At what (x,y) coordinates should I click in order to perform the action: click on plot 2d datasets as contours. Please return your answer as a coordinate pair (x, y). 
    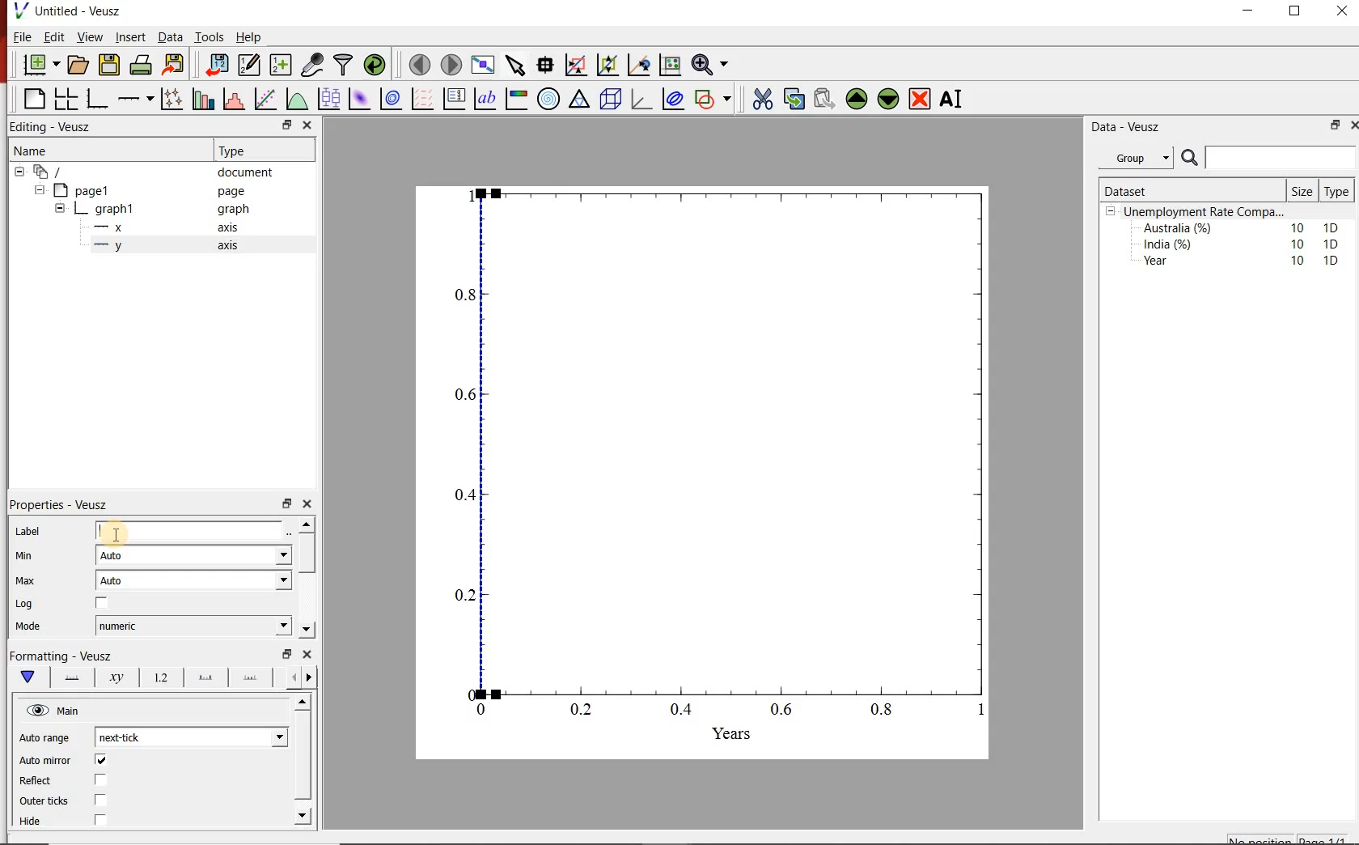
    Looking at the image, I should click on (390, 99).